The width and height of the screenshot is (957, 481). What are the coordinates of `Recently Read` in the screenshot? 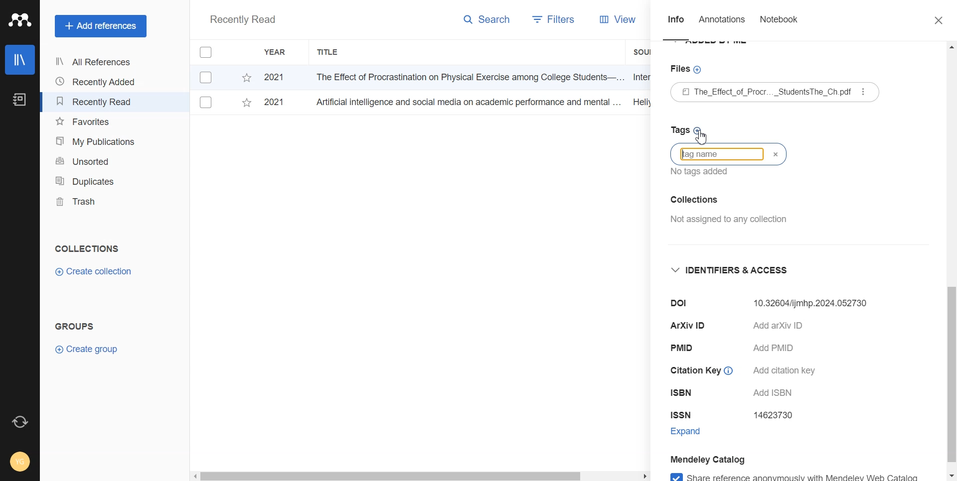 It's located at (242, 20).